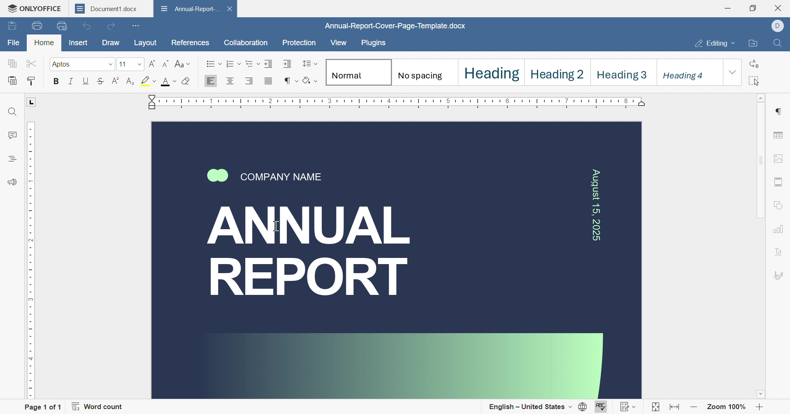 This screenshot has height=414, width=790. Describe the element at coordinates (101, 82) in the screenshot. I see `strikethrough` at that location.